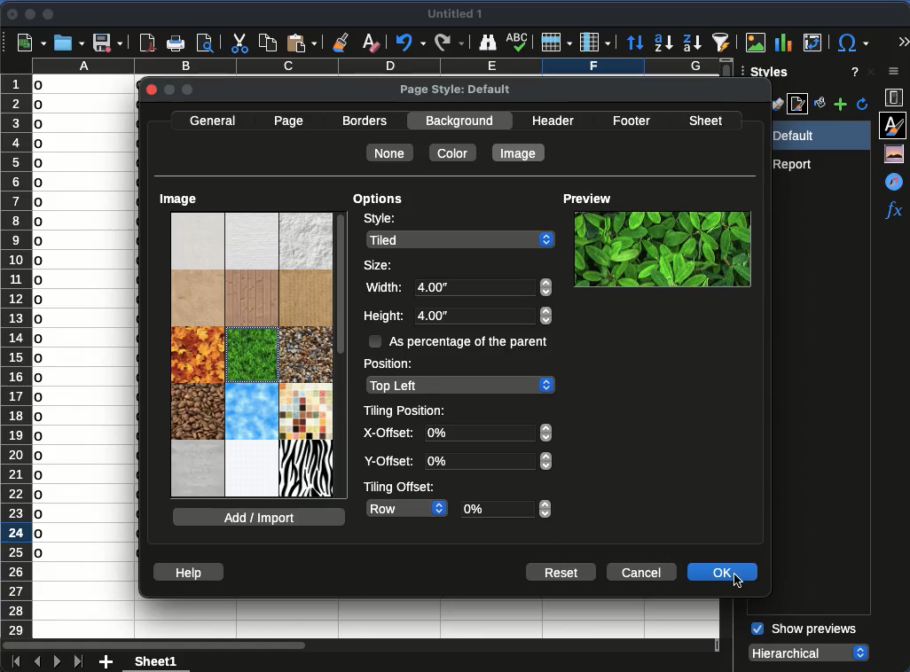 This screenshot has height=672, width=910. What do you see at coordinates (642, 573) in the screenshot?
I see `cancel` at bounding box center [642, 573].